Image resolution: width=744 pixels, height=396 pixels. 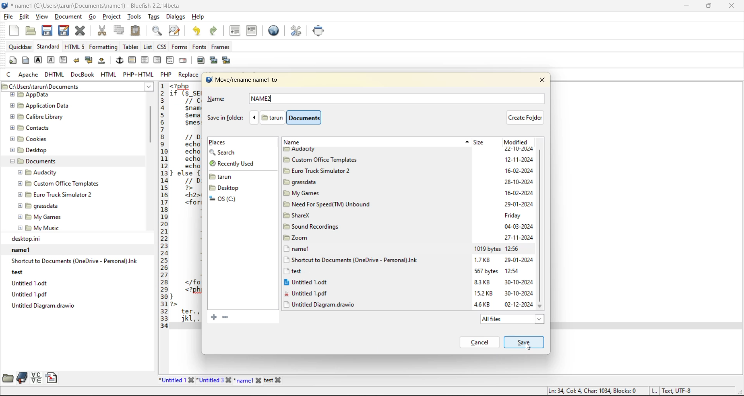 What do you see at coordinates (213, 59) in the screenshot?
I see `insert thumbnail` at bounding box center [213, 59].